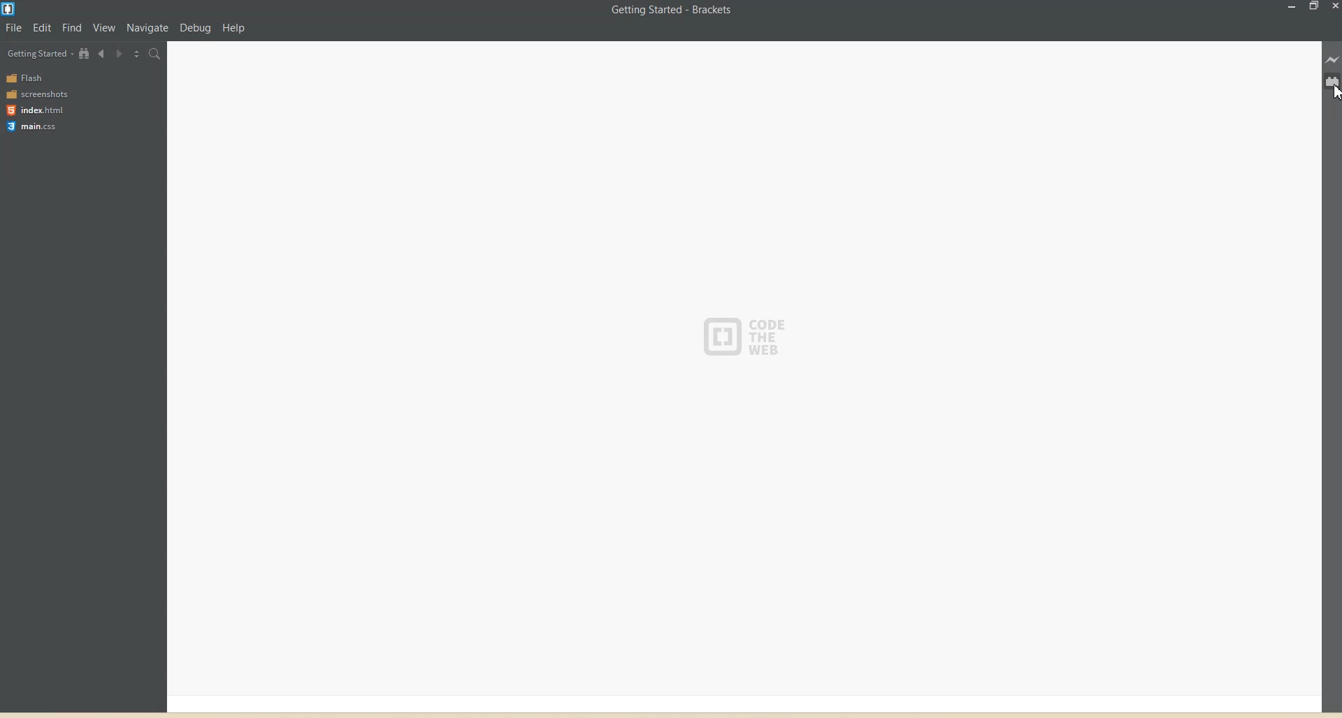 This screenshot has height=718, width=1342. What do you see at coordinates (1333, 81) in the screenshot?
I see `Extension manager` at bounding box center [1333, 81].